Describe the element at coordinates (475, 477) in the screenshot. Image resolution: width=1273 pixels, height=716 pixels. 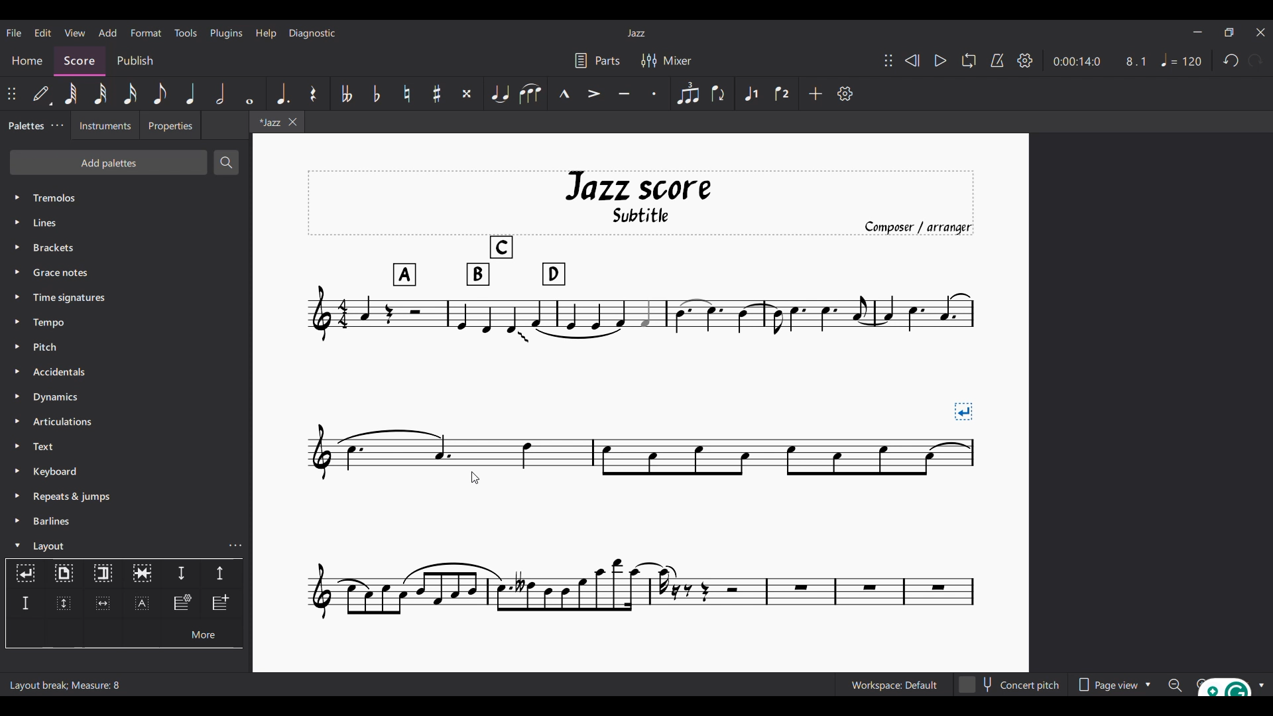
I see `Cursor` at that location.